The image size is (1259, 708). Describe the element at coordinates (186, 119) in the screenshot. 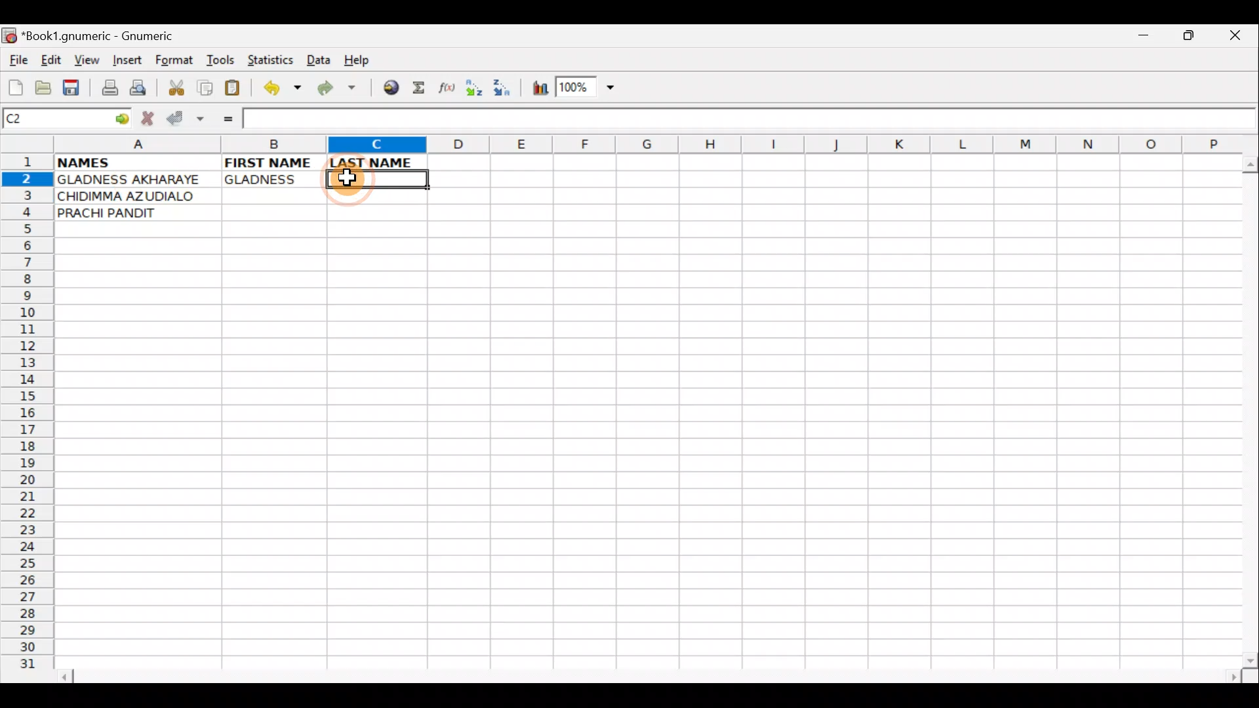

I see `Accept change` at that location.